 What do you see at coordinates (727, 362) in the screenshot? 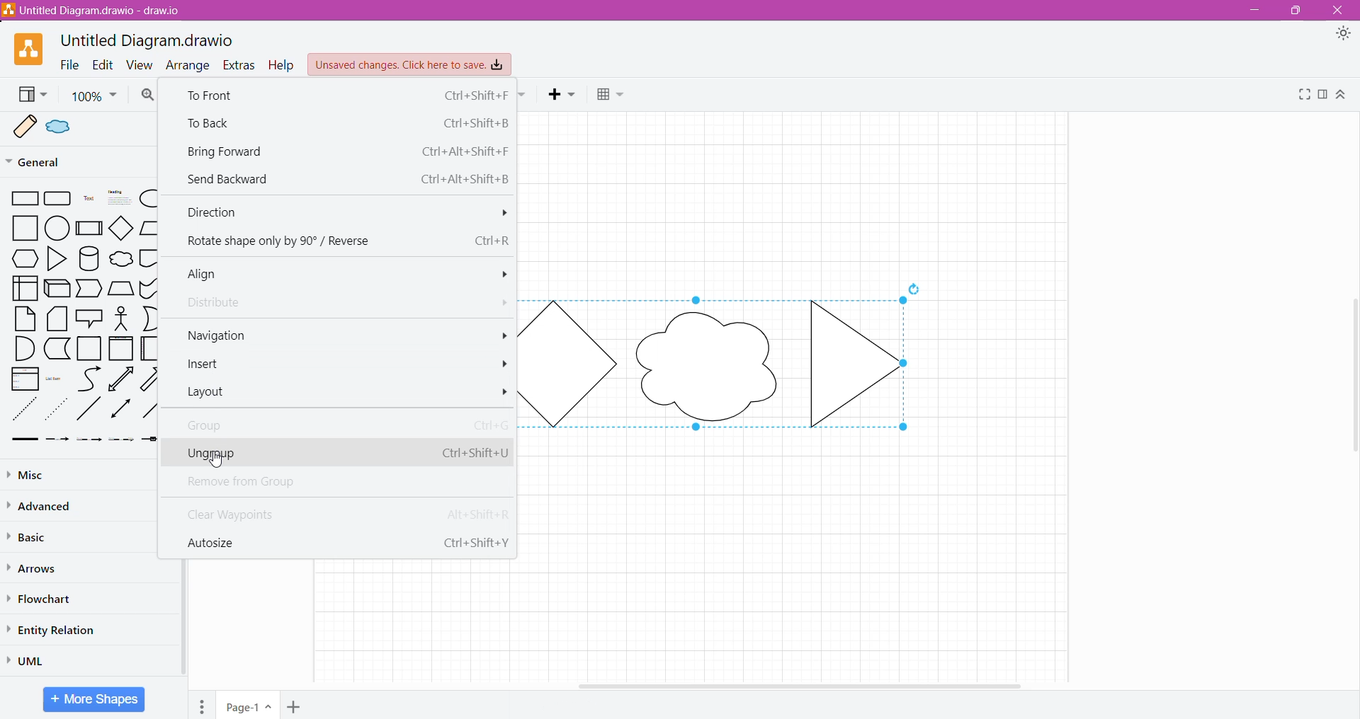
I see `Shape` at bounding box center [727, 362].